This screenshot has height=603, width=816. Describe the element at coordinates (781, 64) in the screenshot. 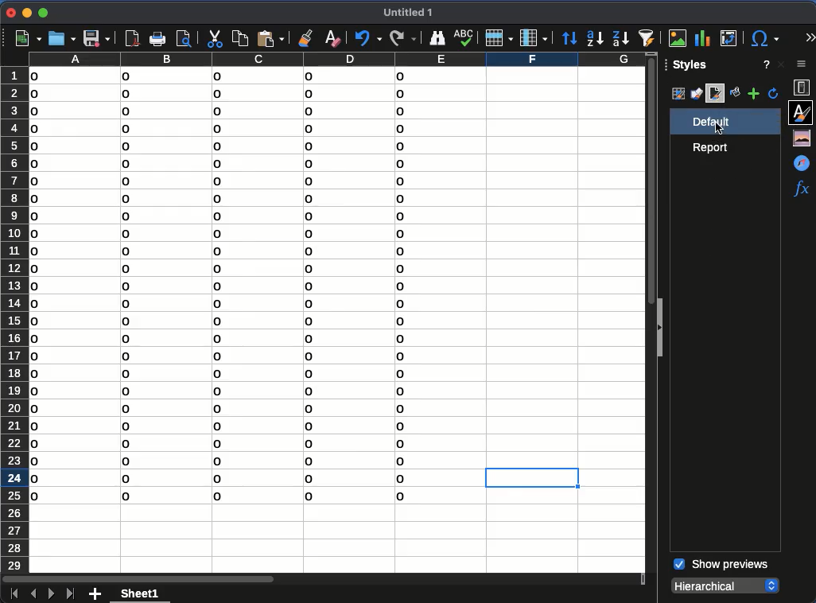

I see `close` at that location.